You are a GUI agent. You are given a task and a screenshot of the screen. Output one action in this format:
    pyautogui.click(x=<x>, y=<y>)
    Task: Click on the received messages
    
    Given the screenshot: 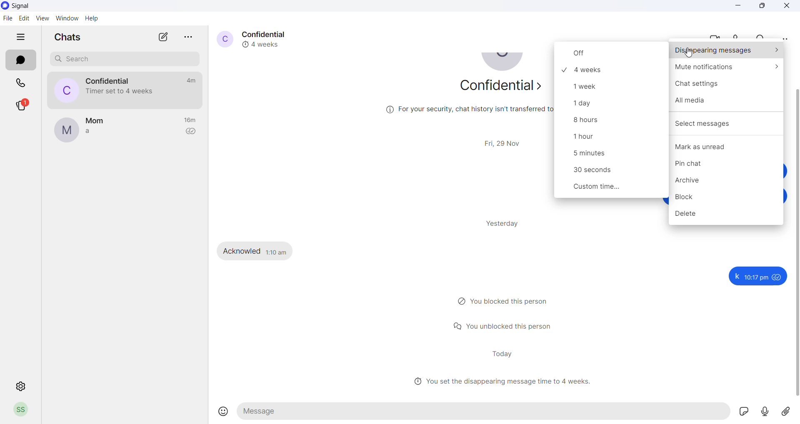 What is the action you would take?
    pyautogui.click(x=262, y=250)
    